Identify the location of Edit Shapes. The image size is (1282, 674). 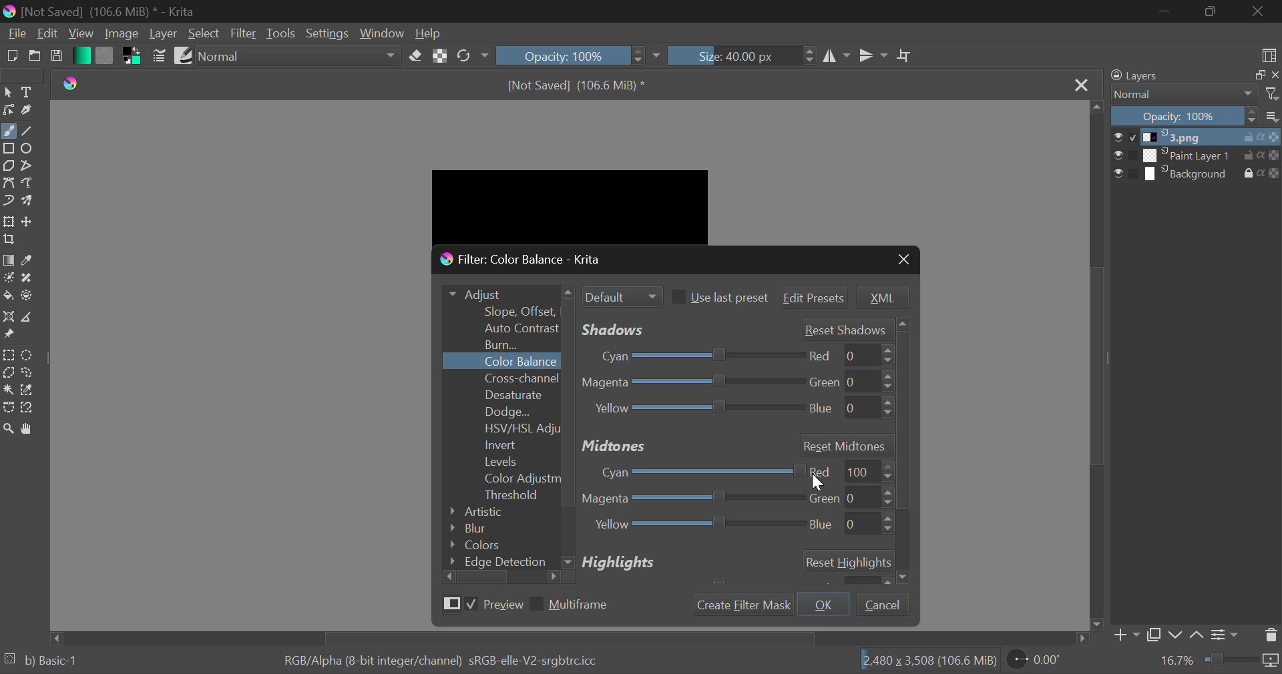
(9, 110).